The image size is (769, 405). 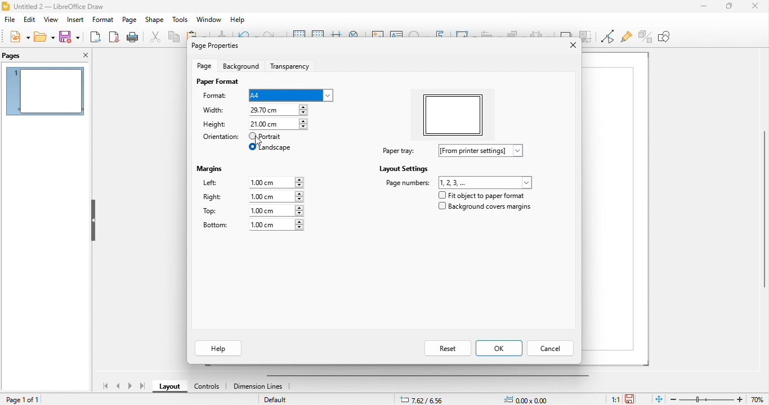 I want to click on arrange, so click(x=516, y=35).